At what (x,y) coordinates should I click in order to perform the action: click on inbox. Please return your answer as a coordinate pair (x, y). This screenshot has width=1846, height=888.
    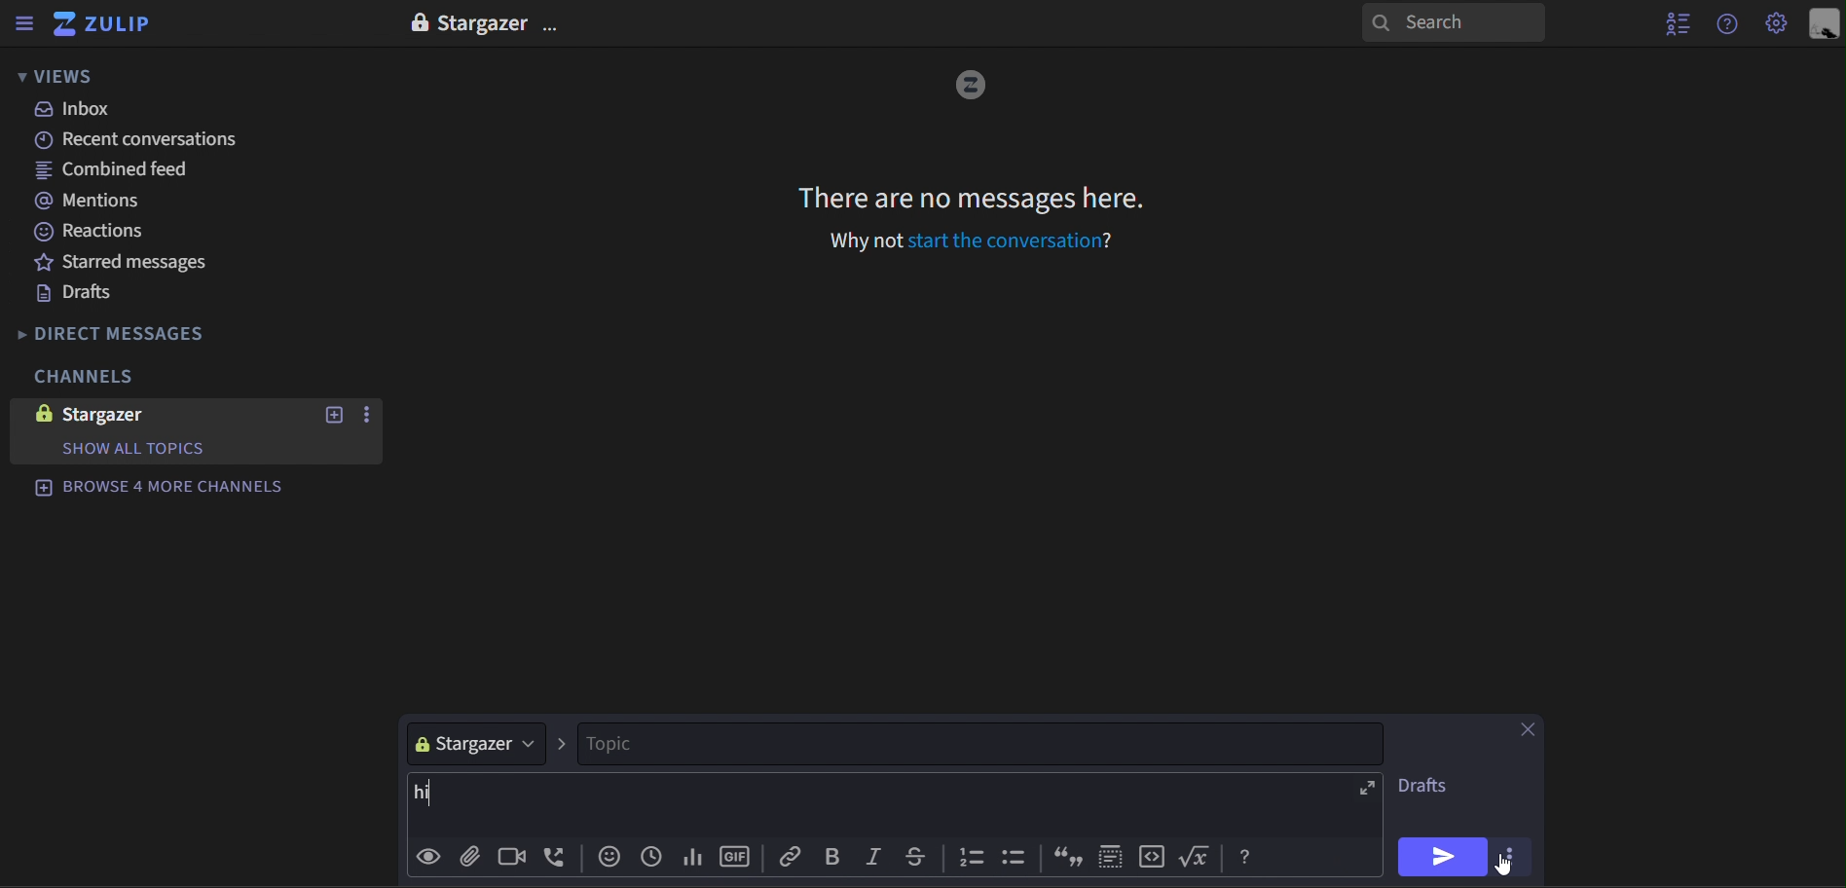
    Looking at the image, I should click on (132, 108).